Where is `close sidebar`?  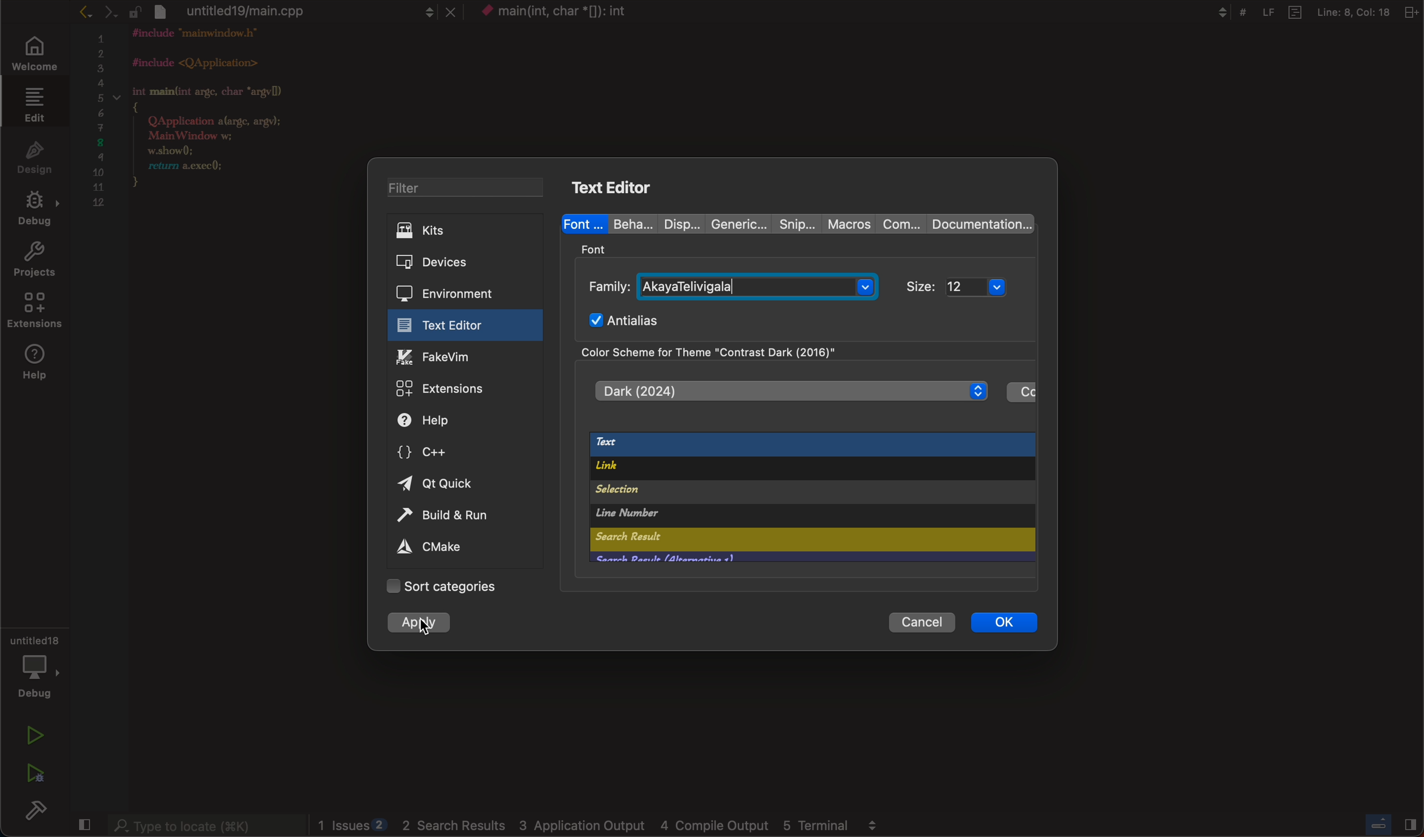 close sidebar is located at coordinates (85, 825).